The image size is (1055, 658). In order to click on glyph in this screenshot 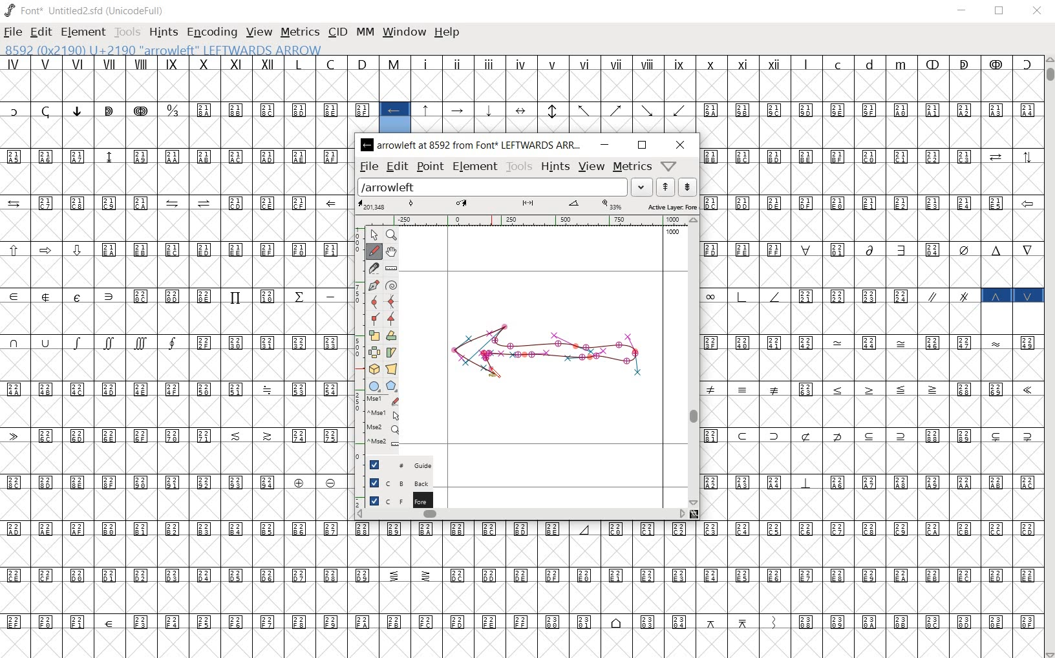, I will do `click(521, 94)`.